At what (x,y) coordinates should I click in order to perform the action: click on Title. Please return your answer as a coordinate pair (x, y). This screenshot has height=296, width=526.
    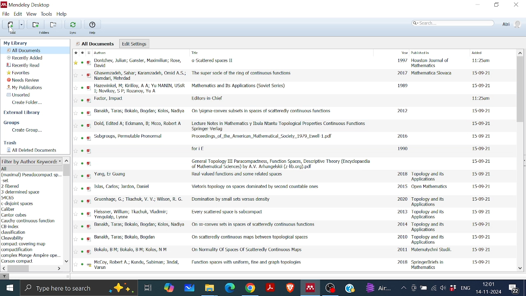
    Looking at the image, I should click on (209, 99).